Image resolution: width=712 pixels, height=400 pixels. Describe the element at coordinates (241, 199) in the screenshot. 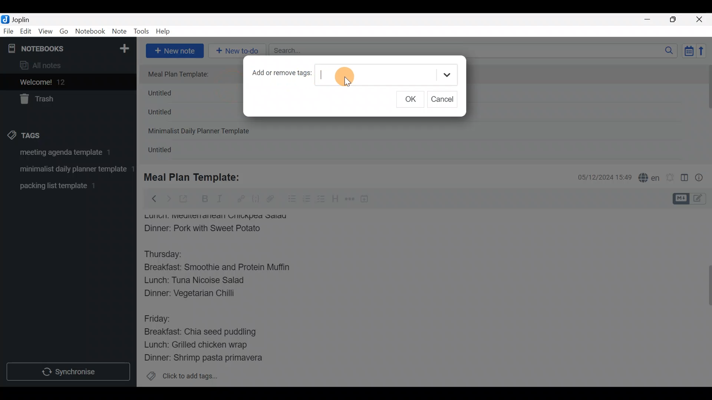

I see `Hyperlink` at that location.